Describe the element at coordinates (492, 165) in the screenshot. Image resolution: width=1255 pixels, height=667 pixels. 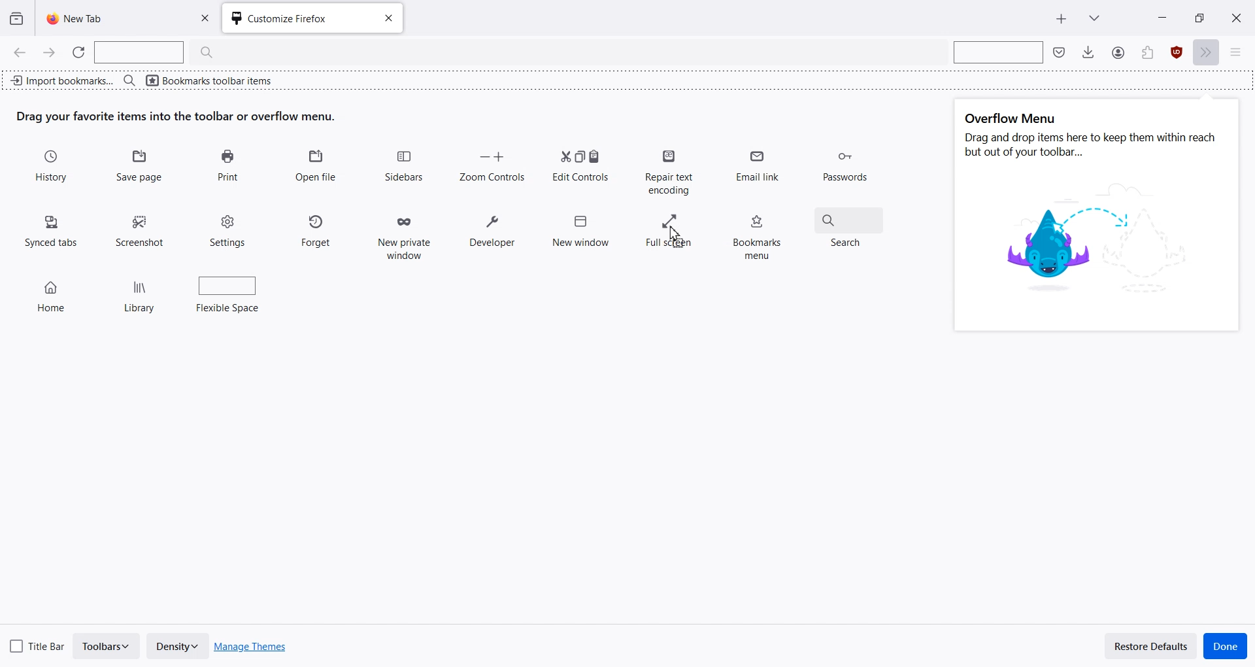
I see `Zoom Controls` at that location.